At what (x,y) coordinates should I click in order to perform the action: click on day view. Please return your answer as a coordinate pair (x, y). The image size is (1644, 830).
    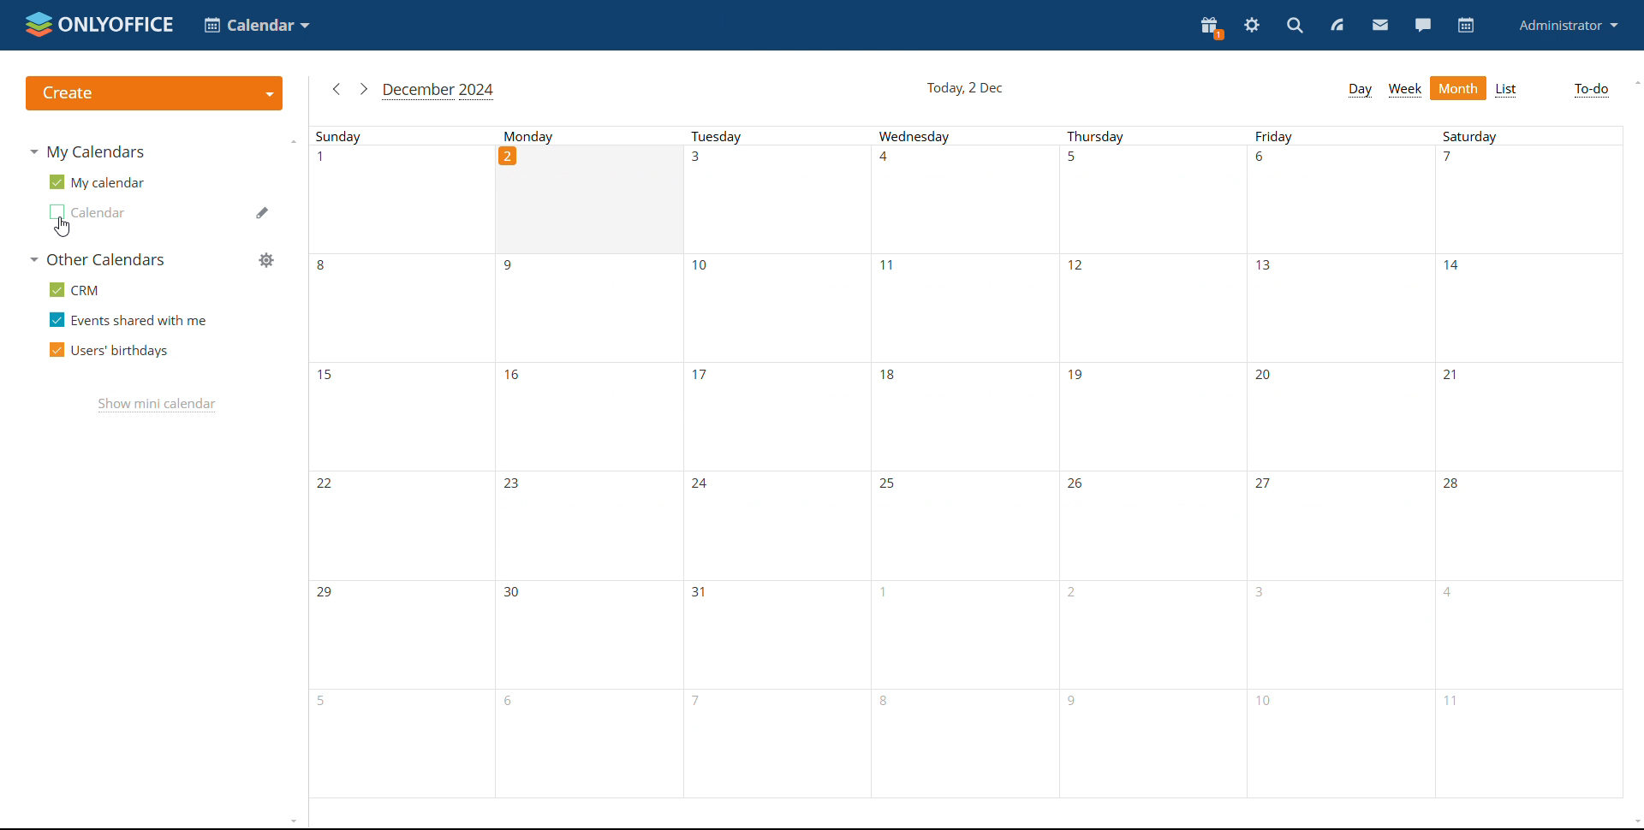
    Looking at the image, I should click on (1361, 90).